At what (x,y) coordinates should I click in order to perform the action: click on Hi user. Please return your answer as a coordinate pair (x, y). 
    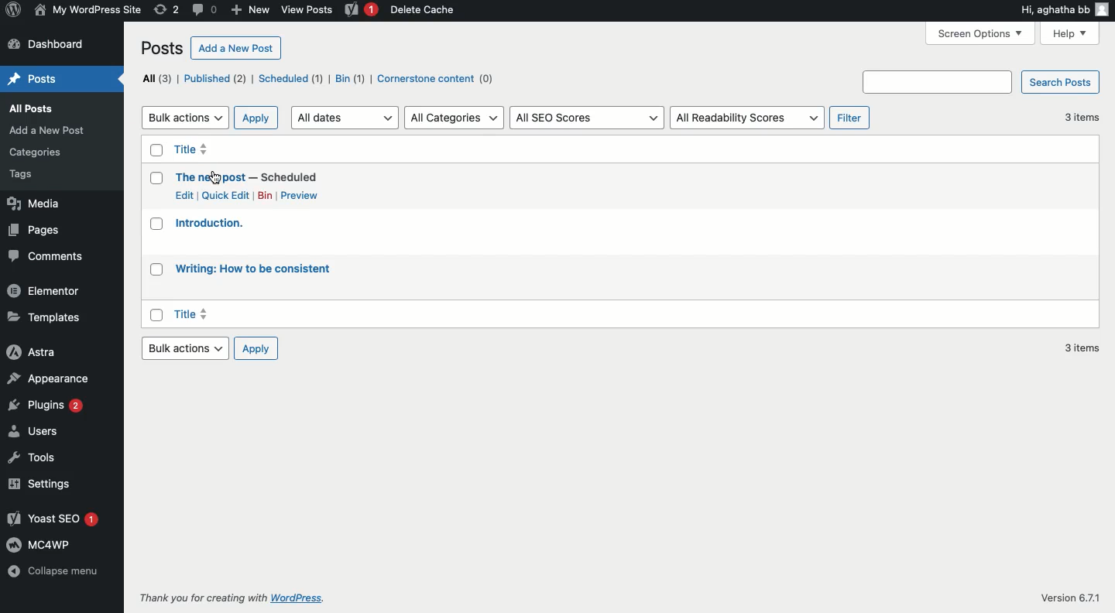
    Looking at the image, I should click on (1065, 11).